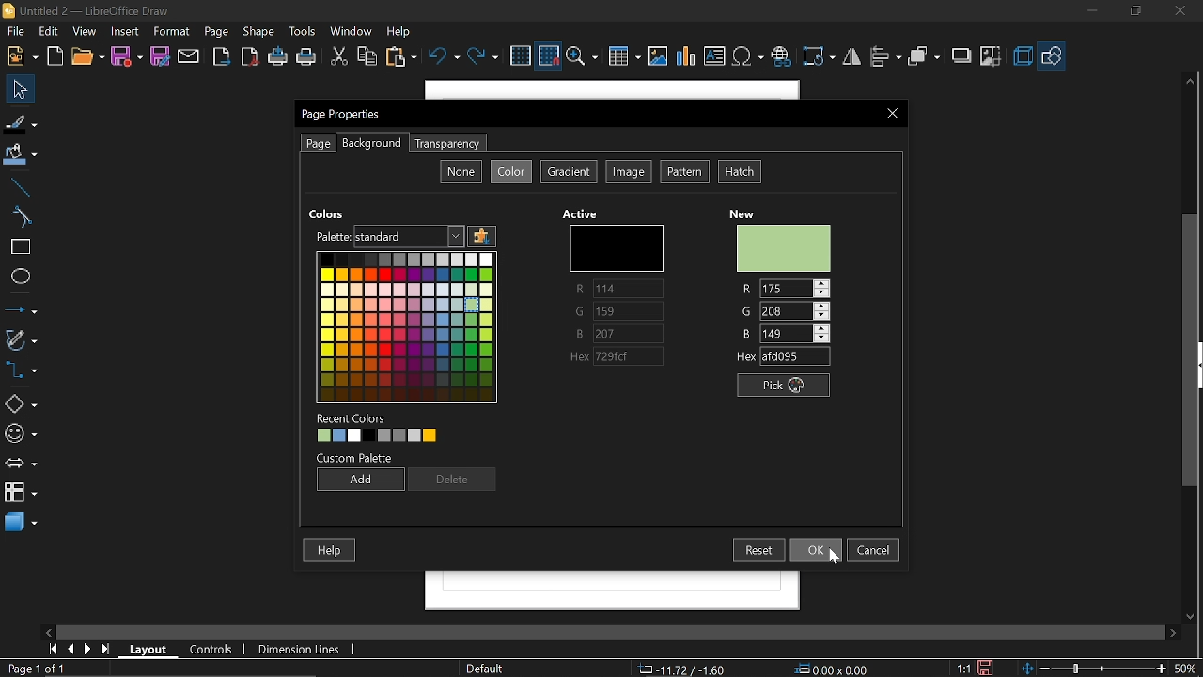 The image size is (1203, 677). I want to click on Delete, so click(453, 480).